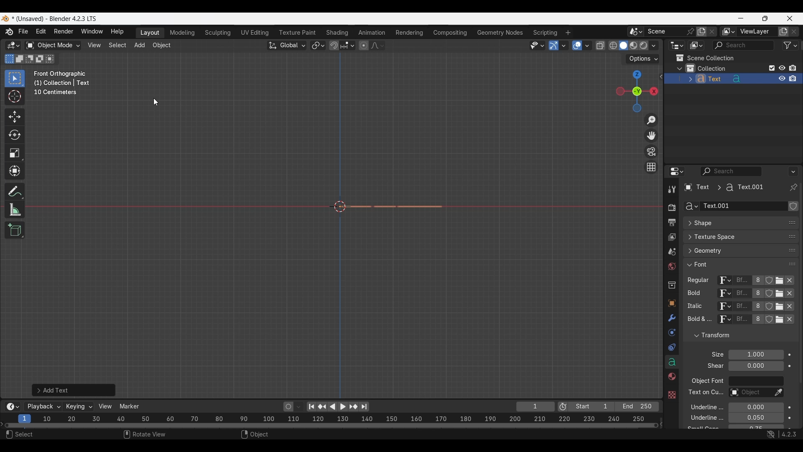  What do you see at coordinates (340, 206) in the screenshot?
I see `Cursor at the center point of the frame` at bounding box center [340, 206].